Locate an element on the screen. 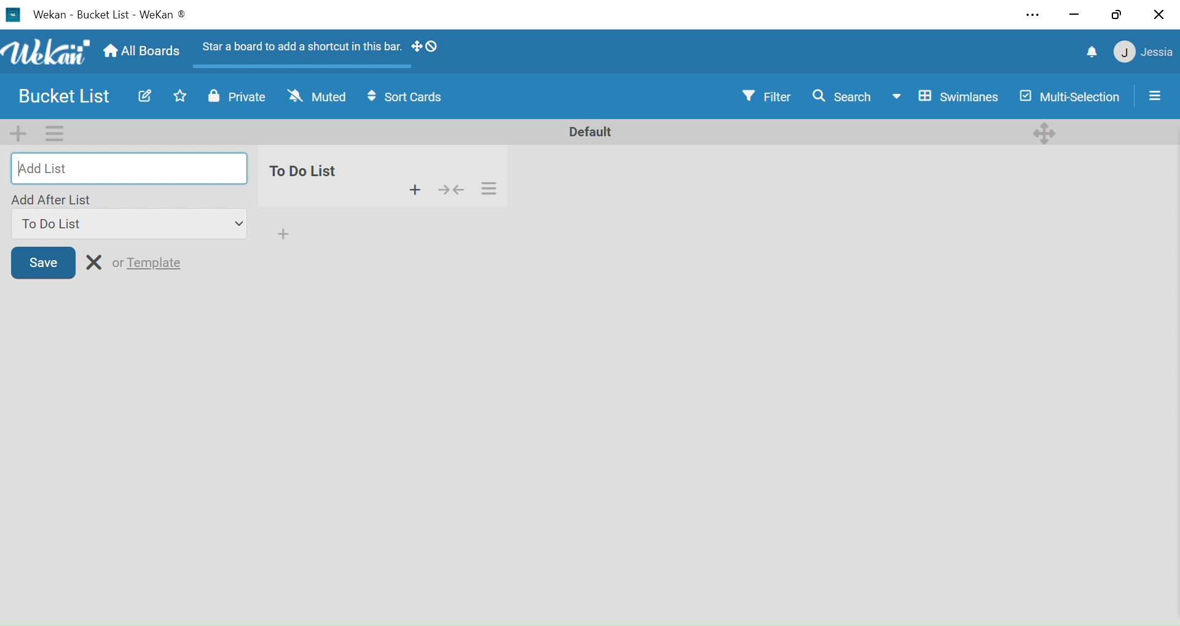  Edit is located at coordinates (143, 96).